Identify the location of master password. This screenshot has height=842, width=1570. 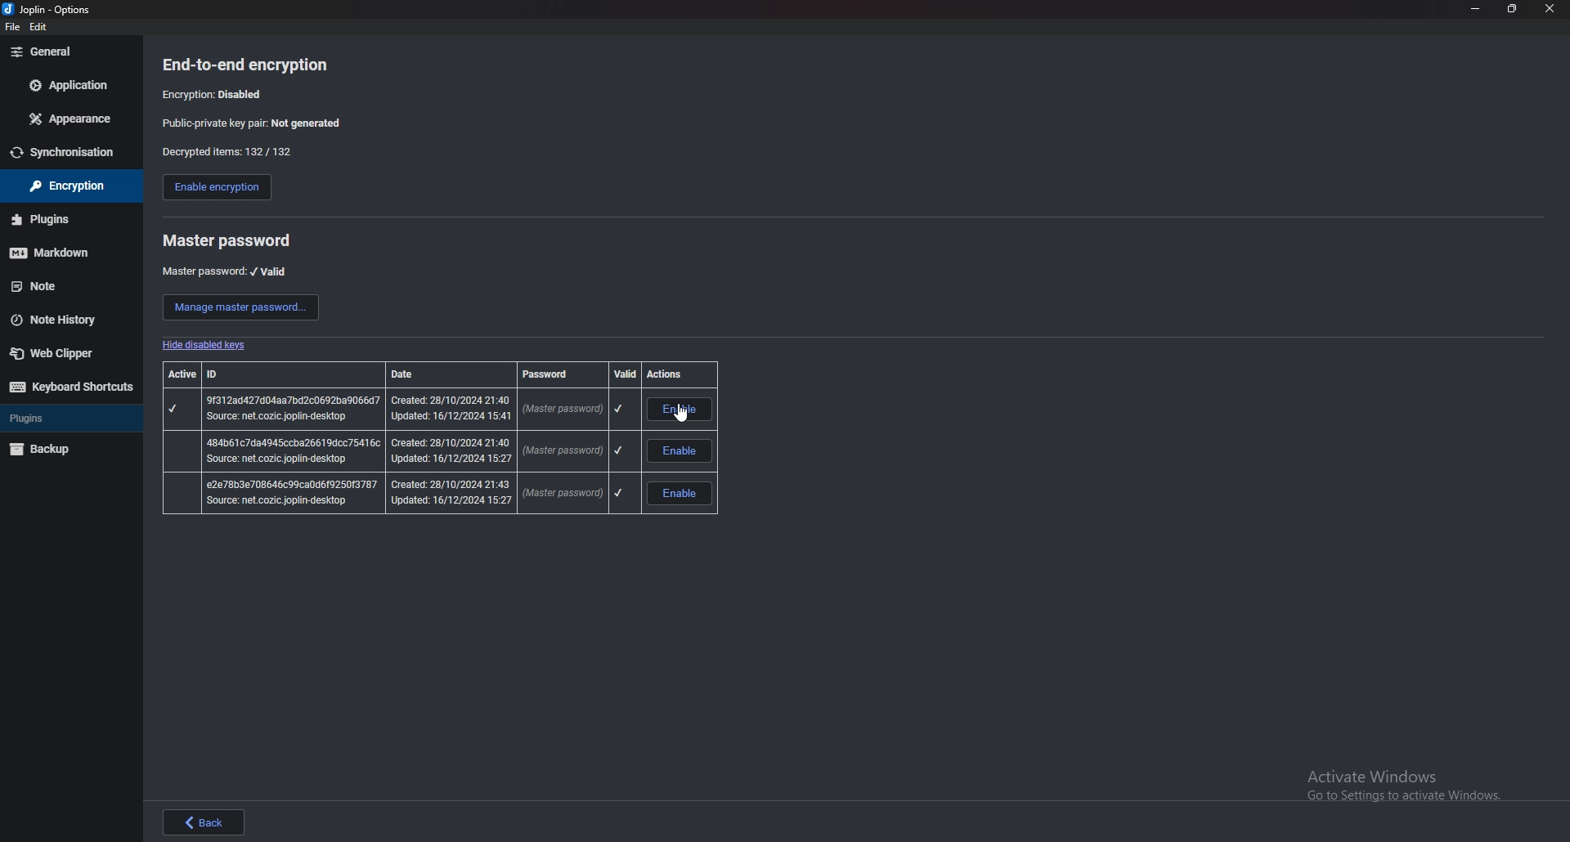
(231, 241).